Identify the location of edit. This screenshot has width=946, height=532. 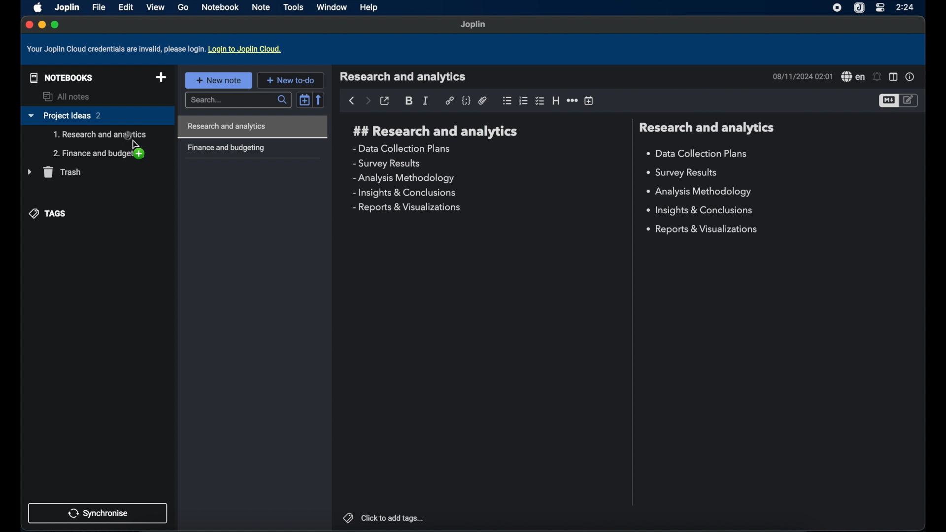
(126, 7).